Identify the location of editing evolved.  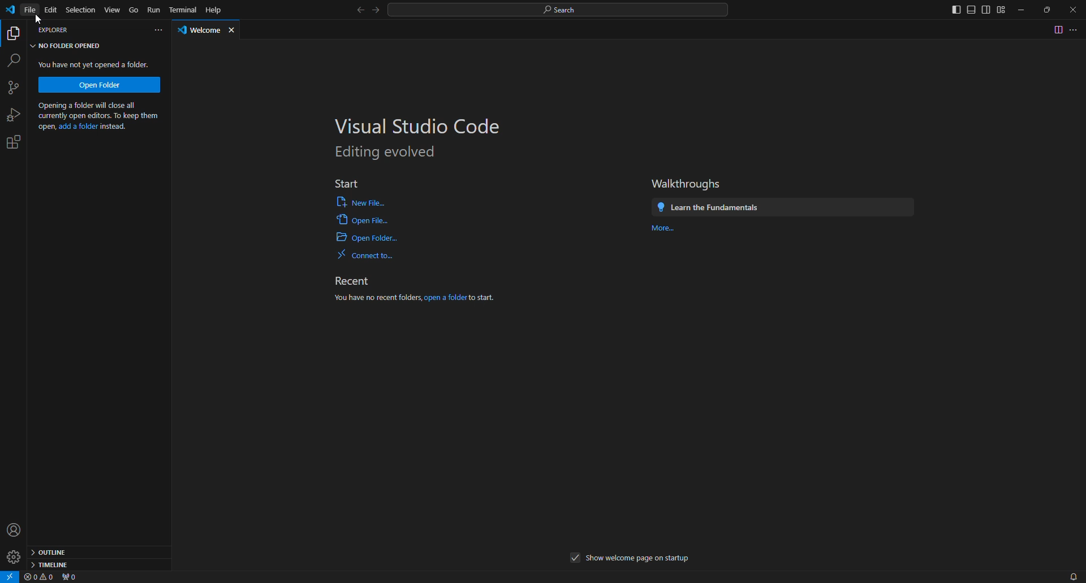
(387, 153).